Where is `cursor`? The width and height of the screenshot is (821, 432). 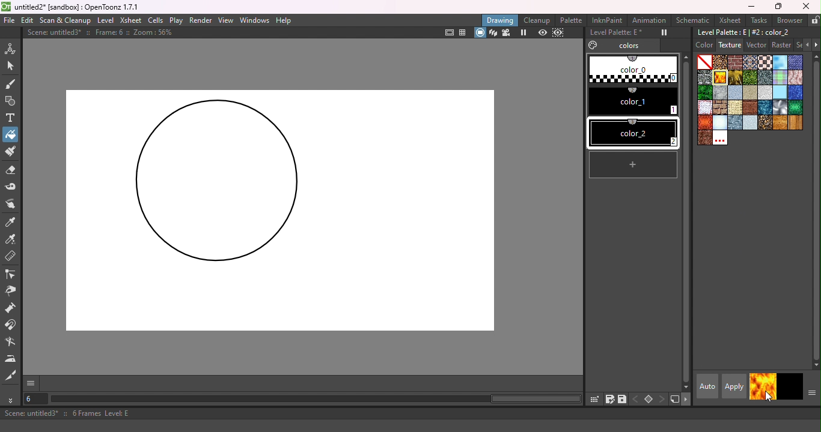
cursor is located at coordinates (769, 398).